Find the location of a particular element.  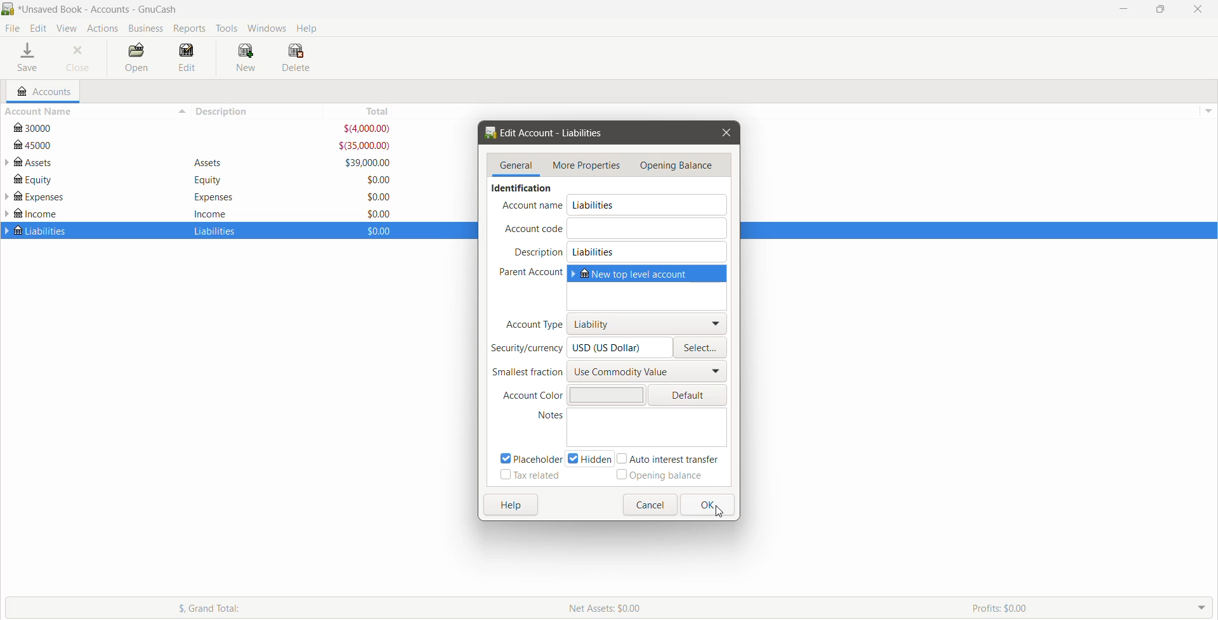

expand subaccounts is located at coordinates (8, 198).